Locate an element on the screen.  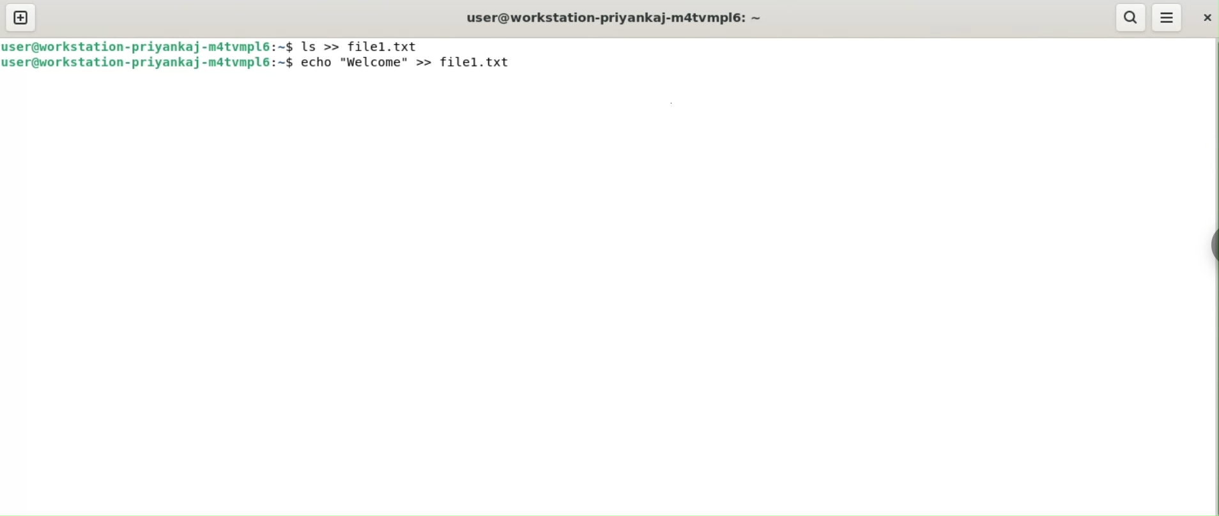
echo "Welcome" >> file1.txt is located at coordinates (413, 64).